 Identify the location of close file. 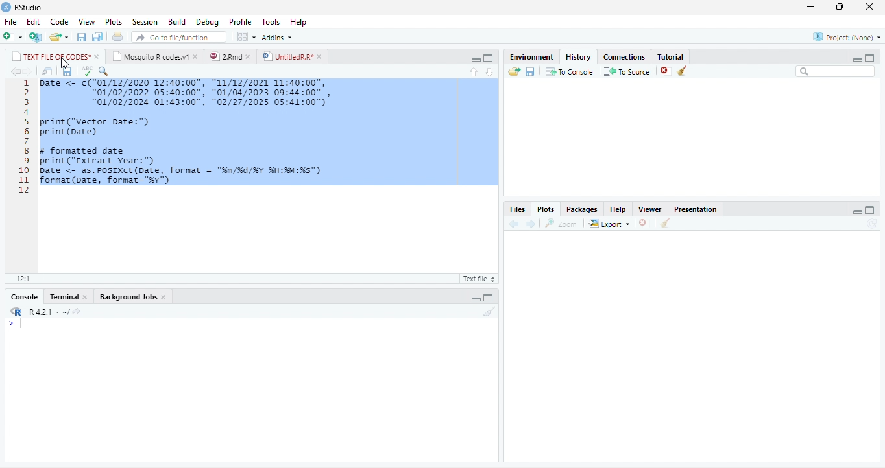
(646, 223).